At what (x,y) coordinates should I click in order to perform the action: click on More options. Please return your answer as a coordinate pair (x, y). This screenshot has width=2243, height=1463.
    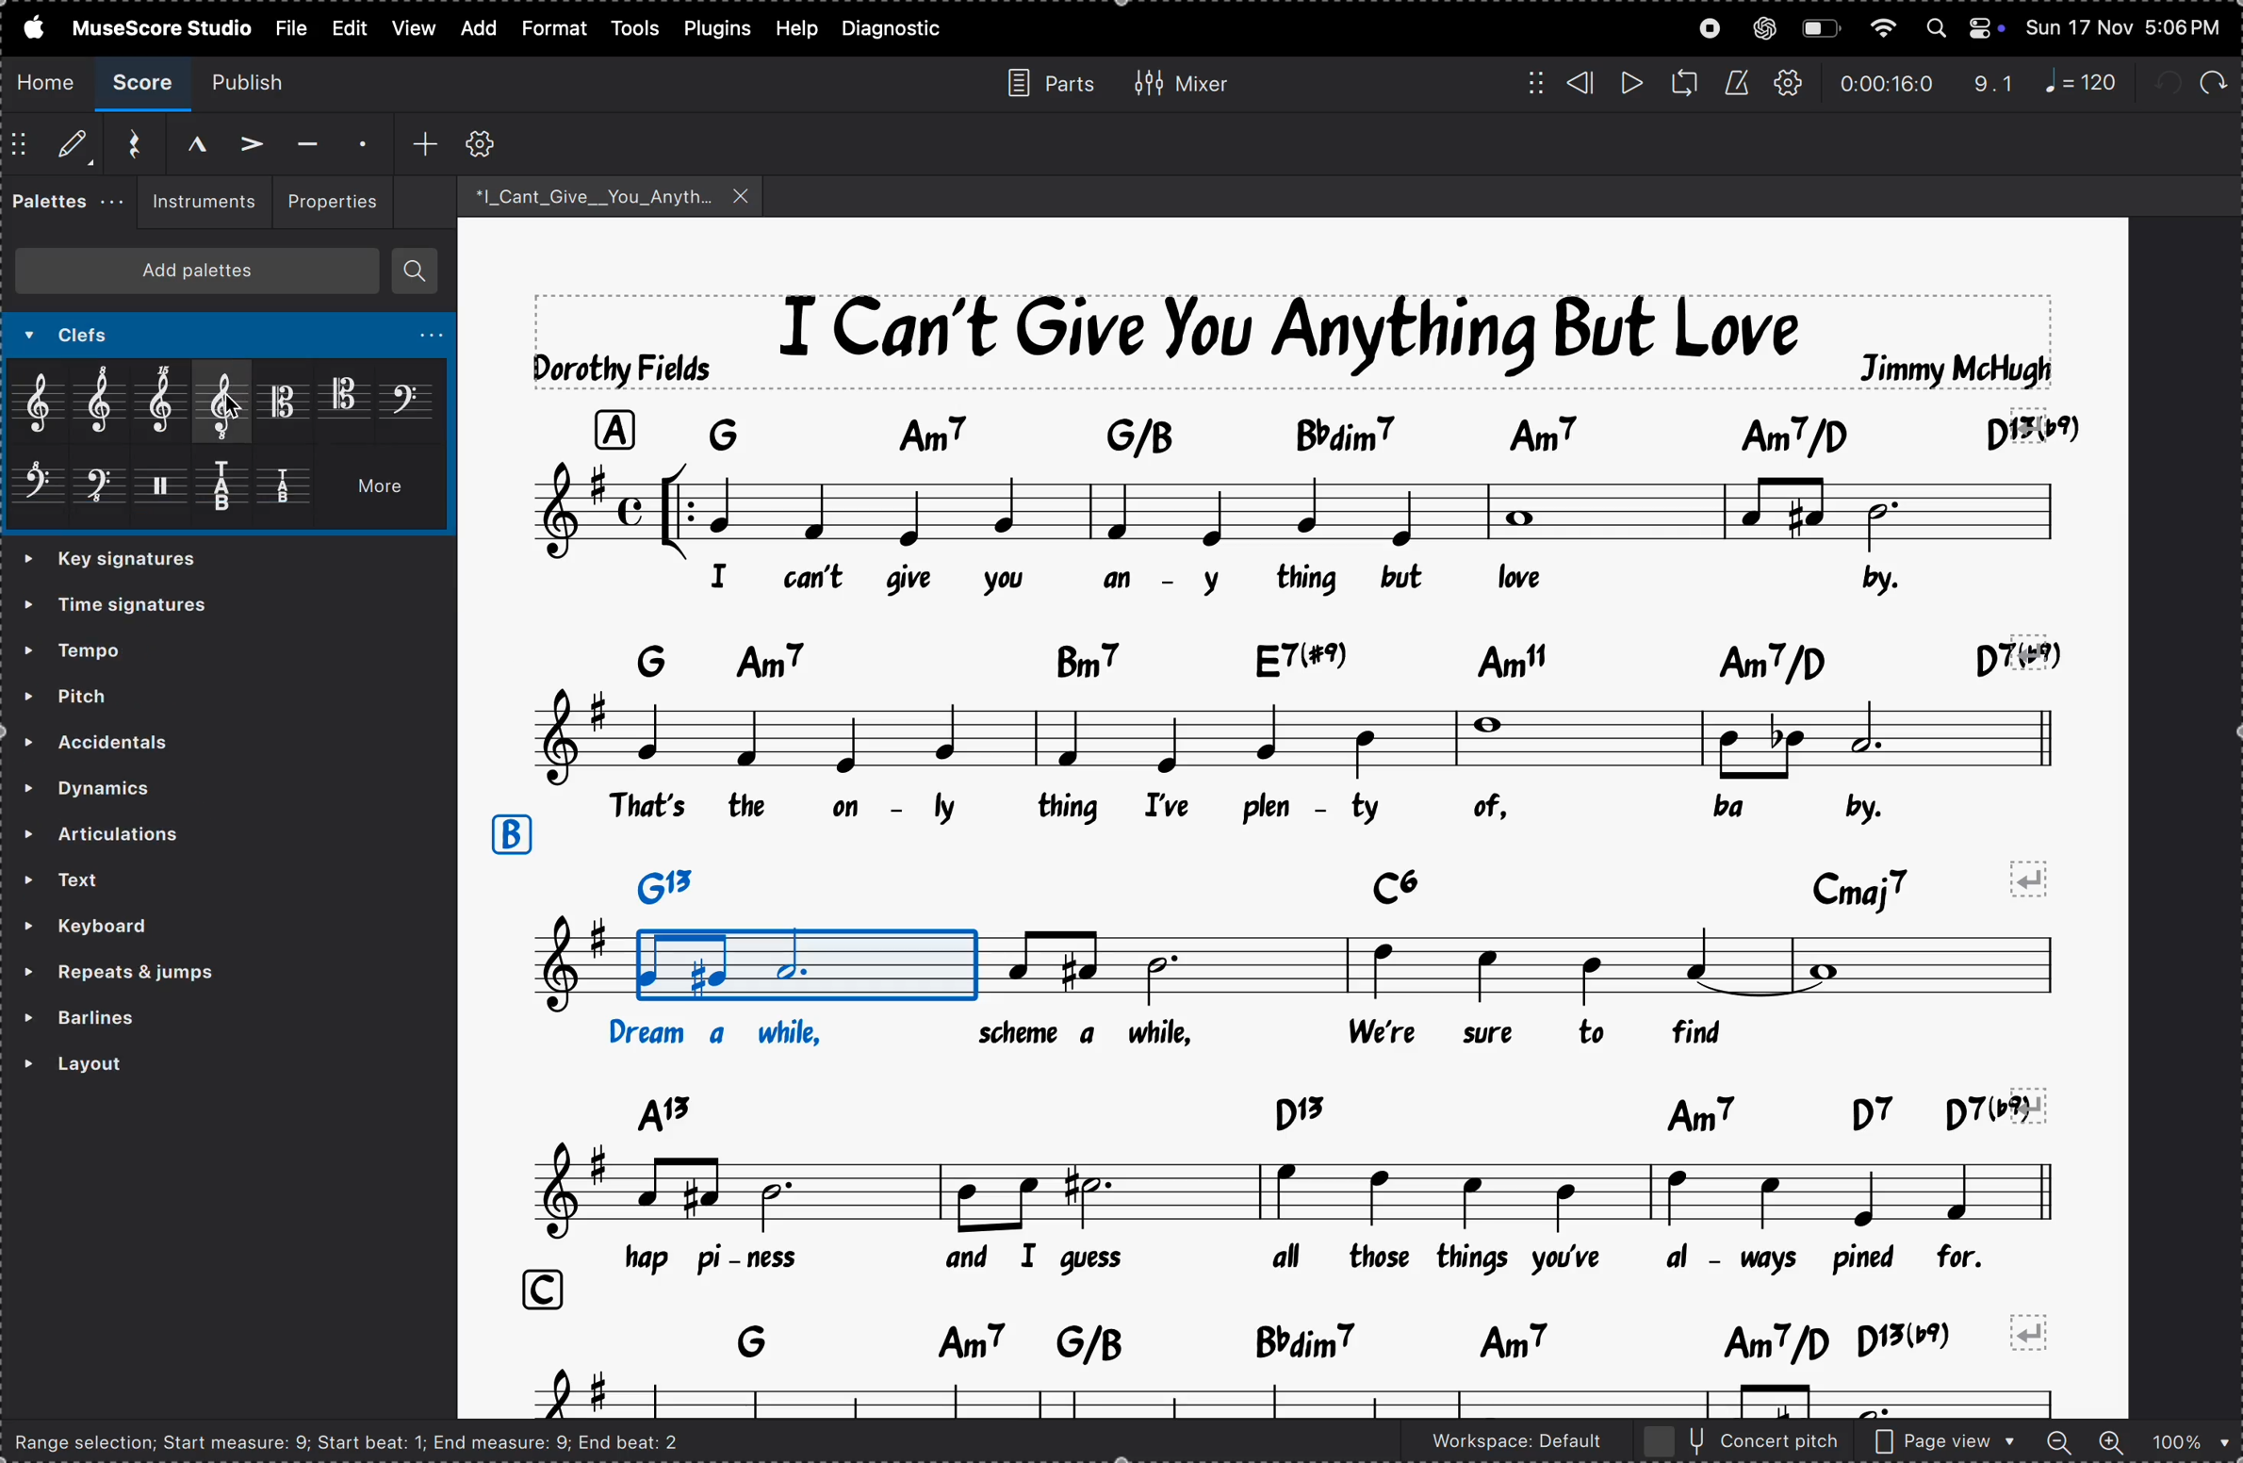
    Looking at the image, I should click on (417, 339).